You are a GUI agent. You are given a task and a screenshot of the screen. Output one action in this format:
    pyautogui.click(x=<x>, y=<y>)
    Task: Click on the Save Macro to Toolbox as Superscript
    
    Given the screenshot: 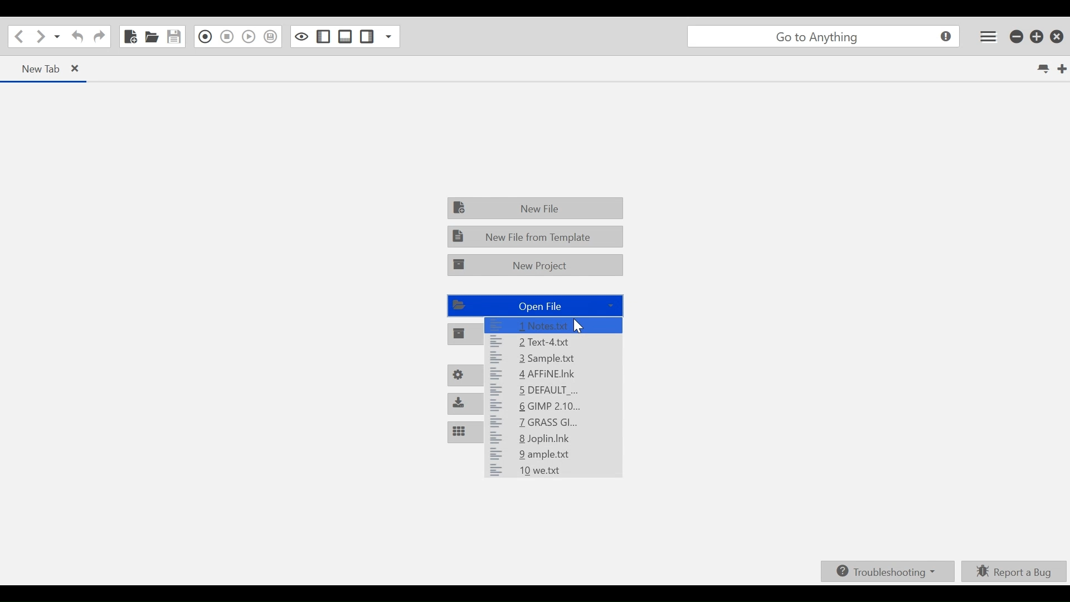 What is the action you would take?
    pyautogui.click(x=271, y=37)
    